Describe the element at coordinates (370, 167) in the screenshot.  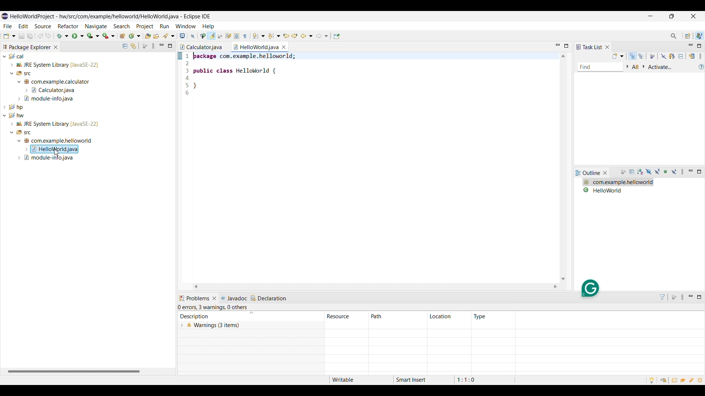
I see `Current workspace ` at that location.